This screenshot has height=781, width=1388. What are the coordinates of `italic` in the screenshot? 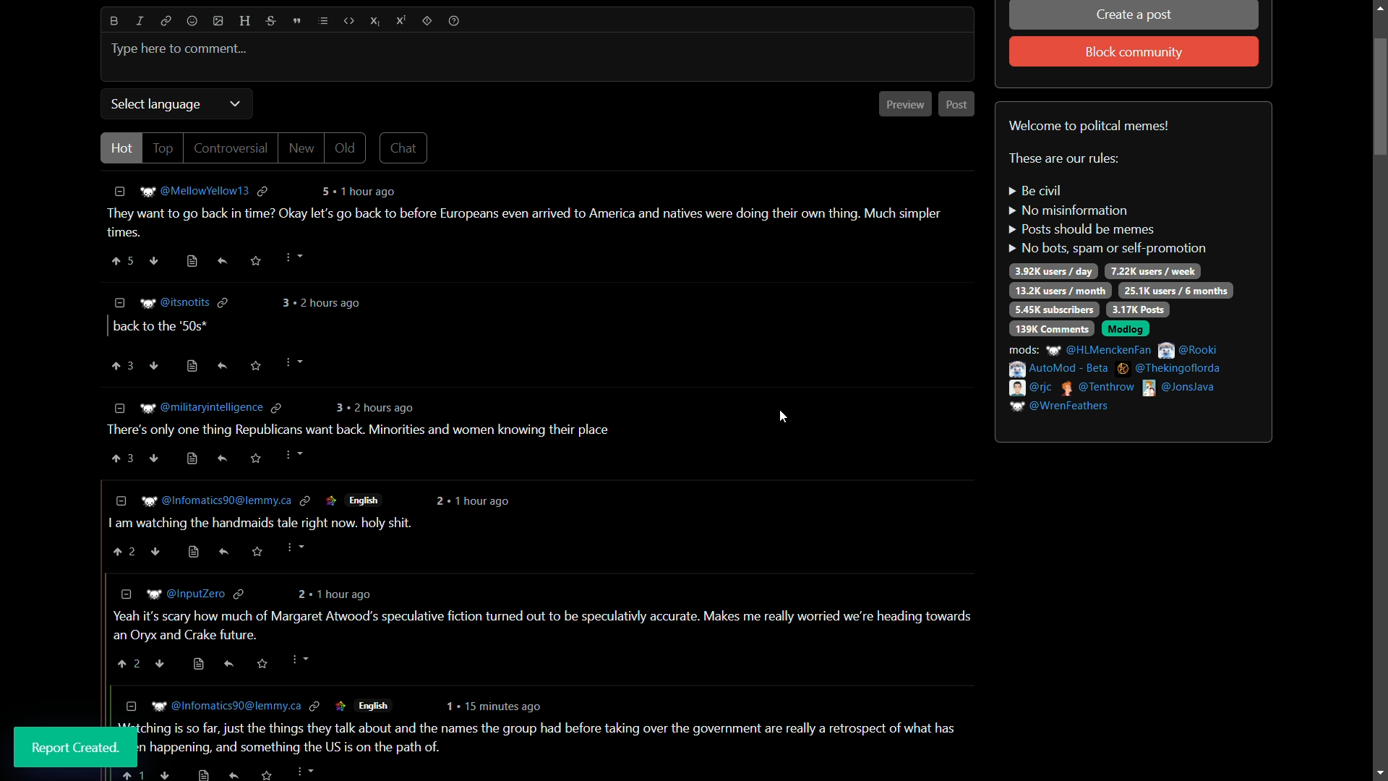 It's located at (141, 21).